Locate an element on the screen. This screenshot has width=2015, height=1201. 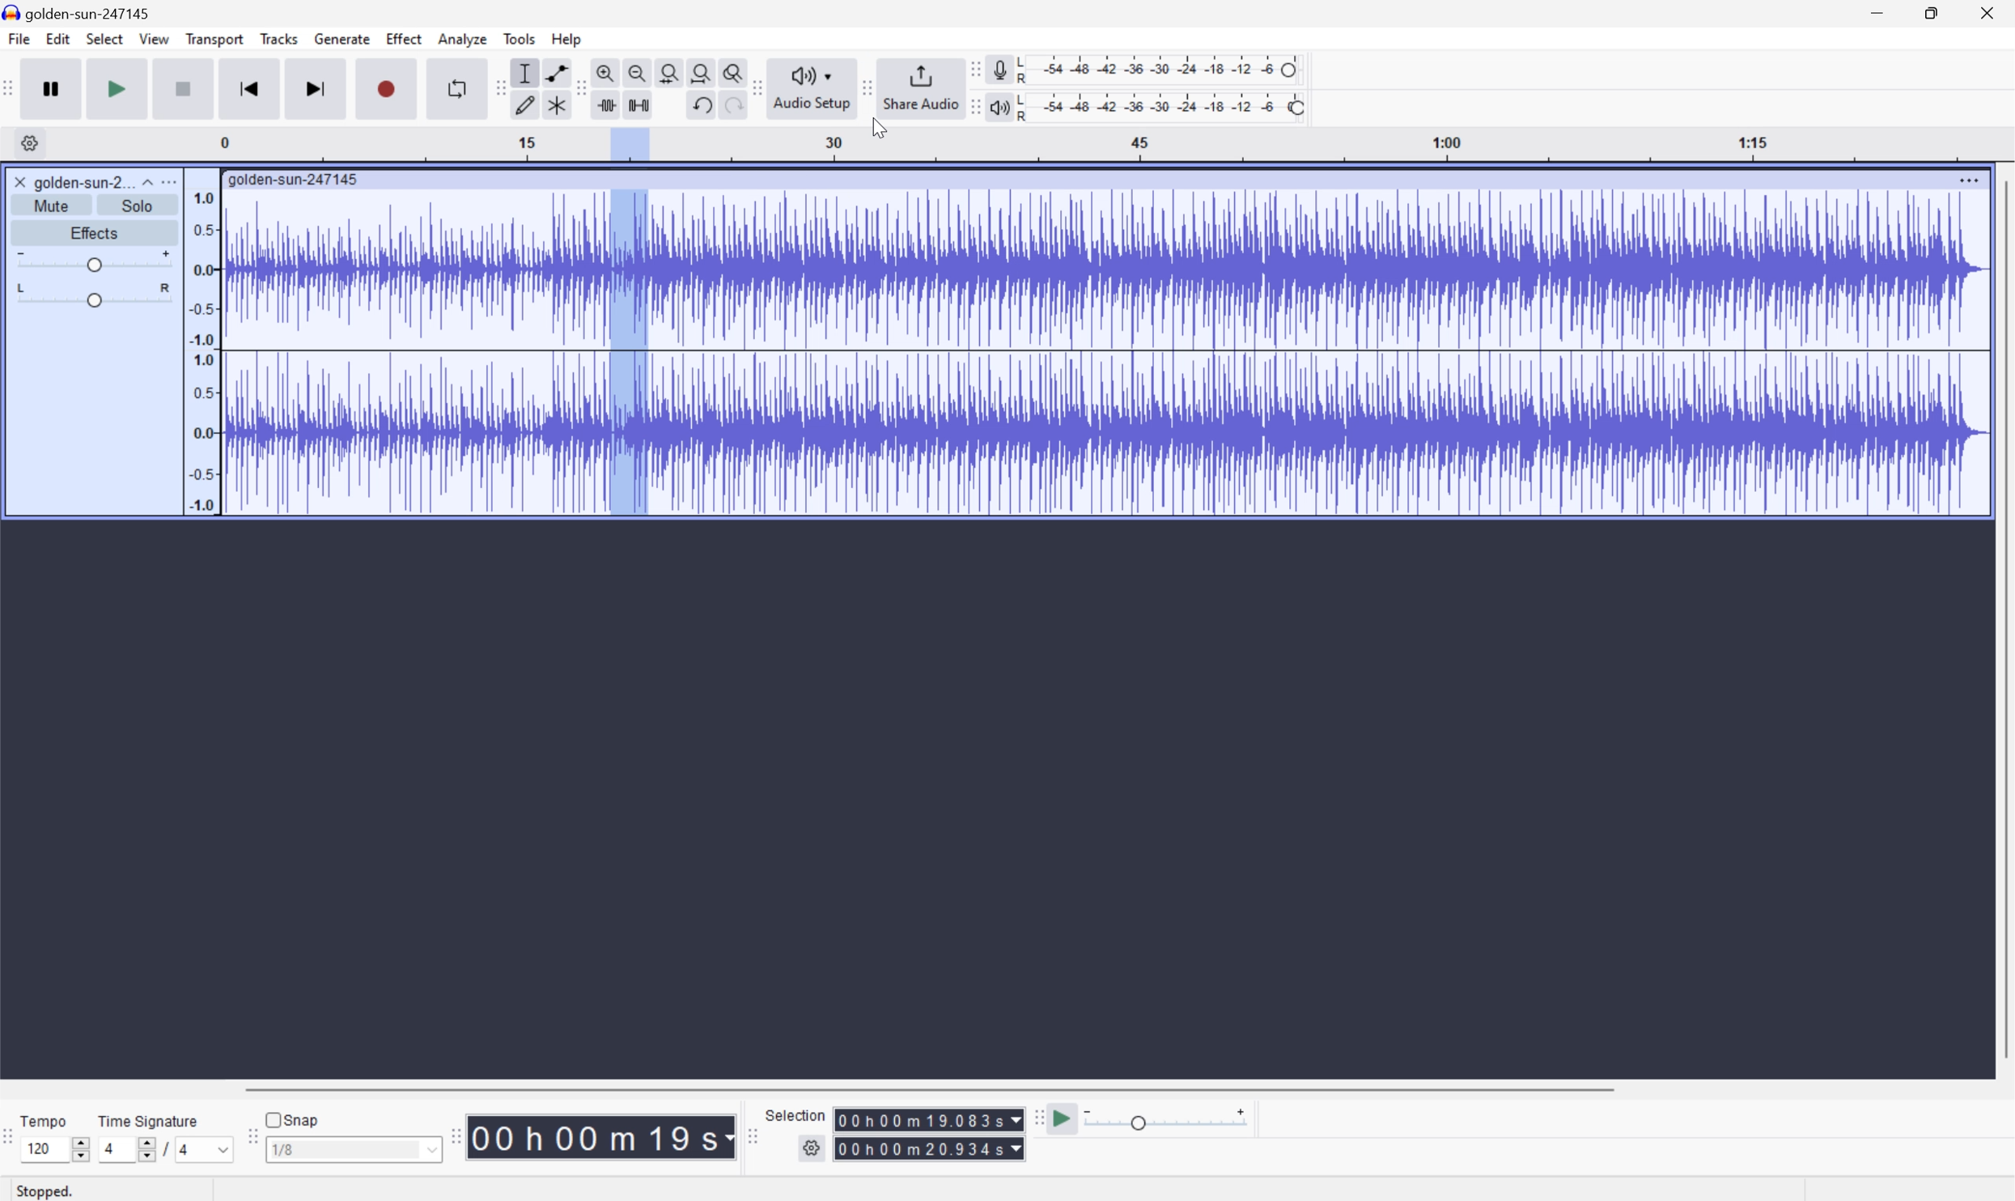
Stopped is located at coordinates (53, 1192).